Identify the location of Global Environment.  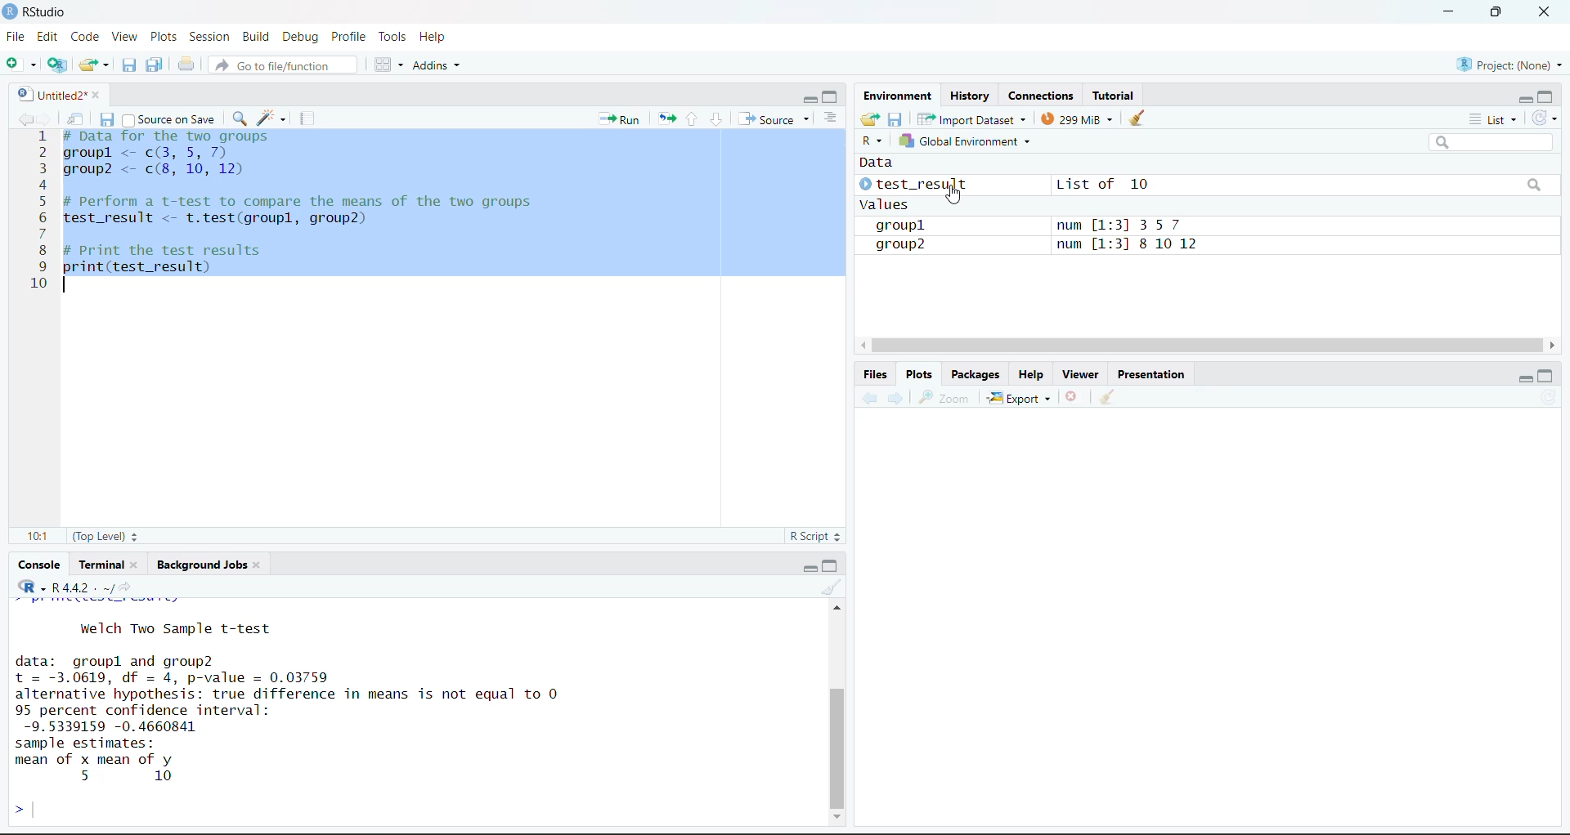
(963, 141).